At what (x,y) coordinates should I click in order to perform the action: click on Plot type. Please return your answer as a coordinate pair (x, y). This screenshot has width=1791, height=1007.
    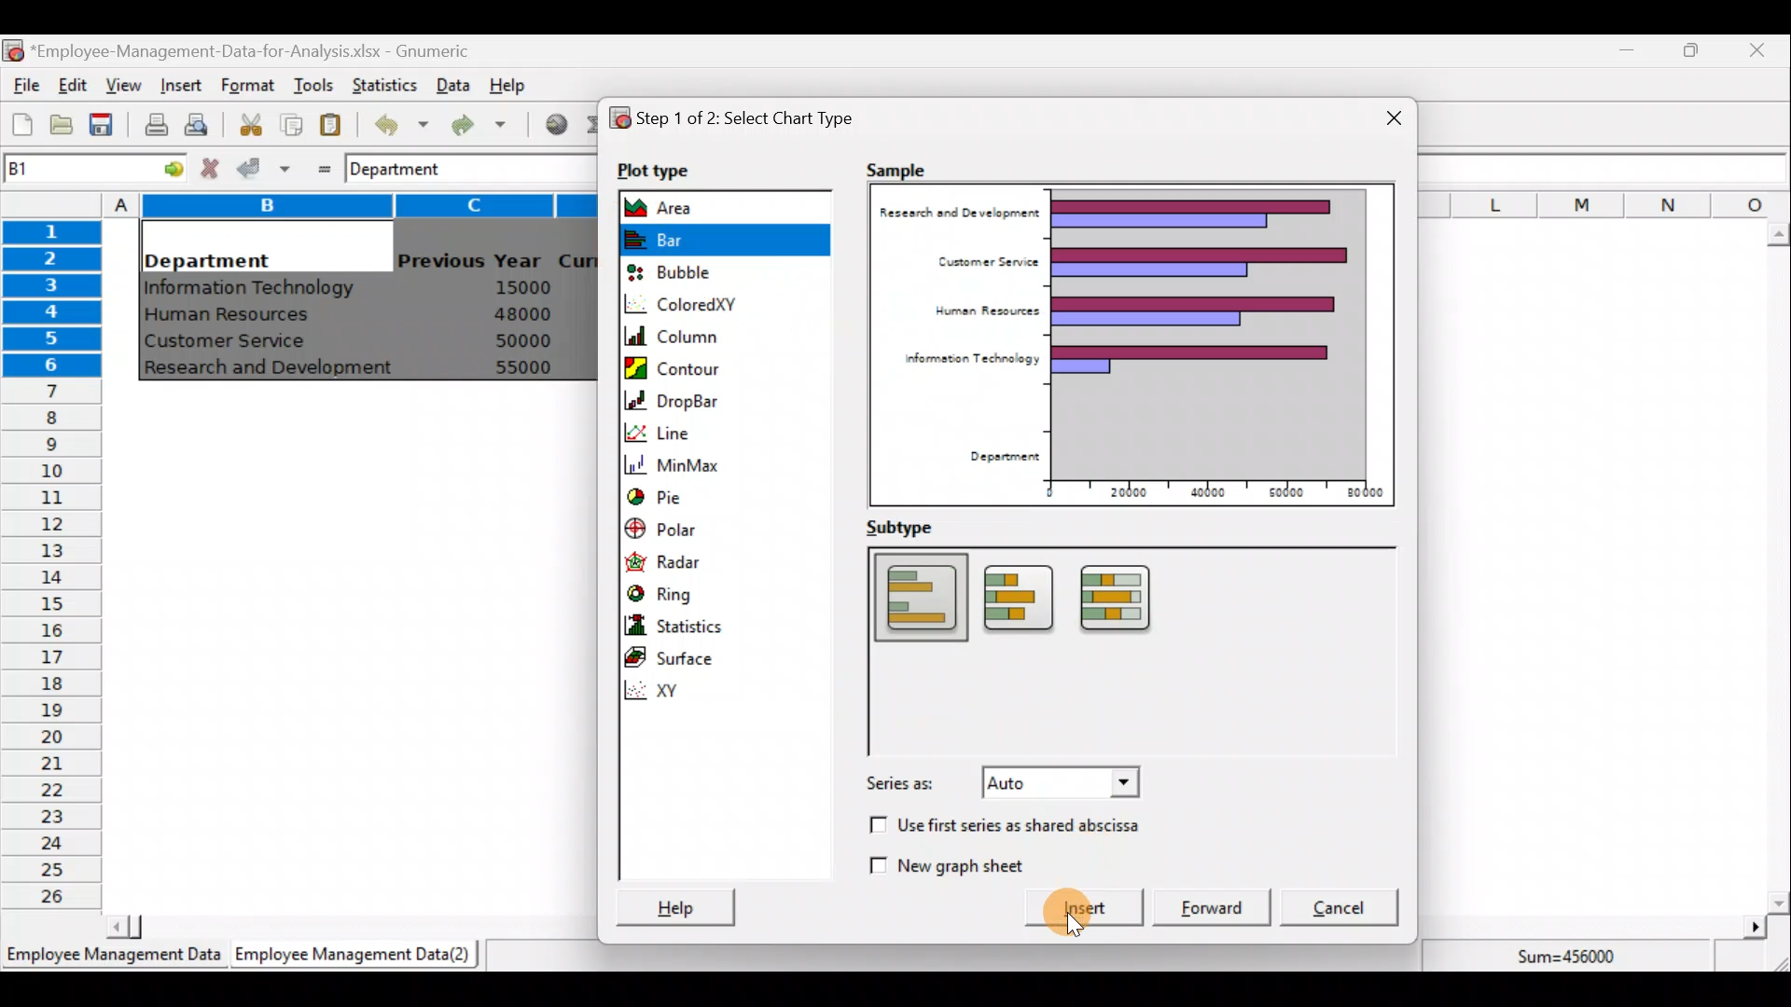
    Looking at the image, I should click on (671, 172).